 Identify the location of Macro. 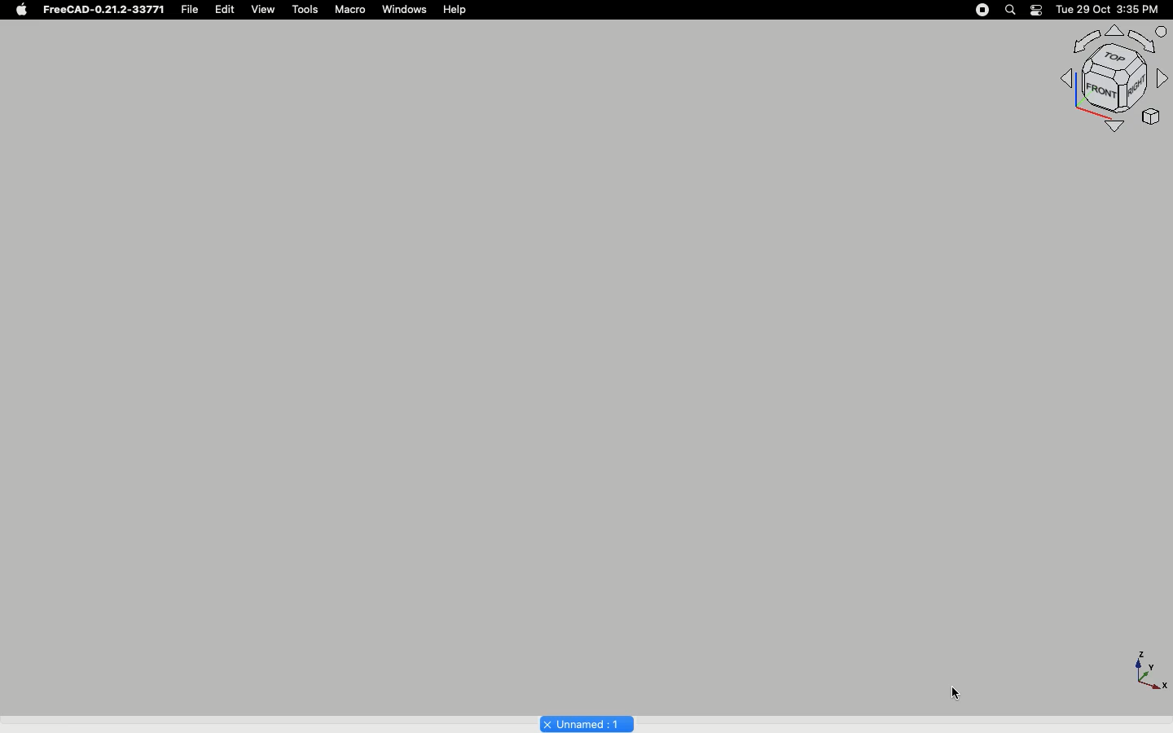
(349, 9).